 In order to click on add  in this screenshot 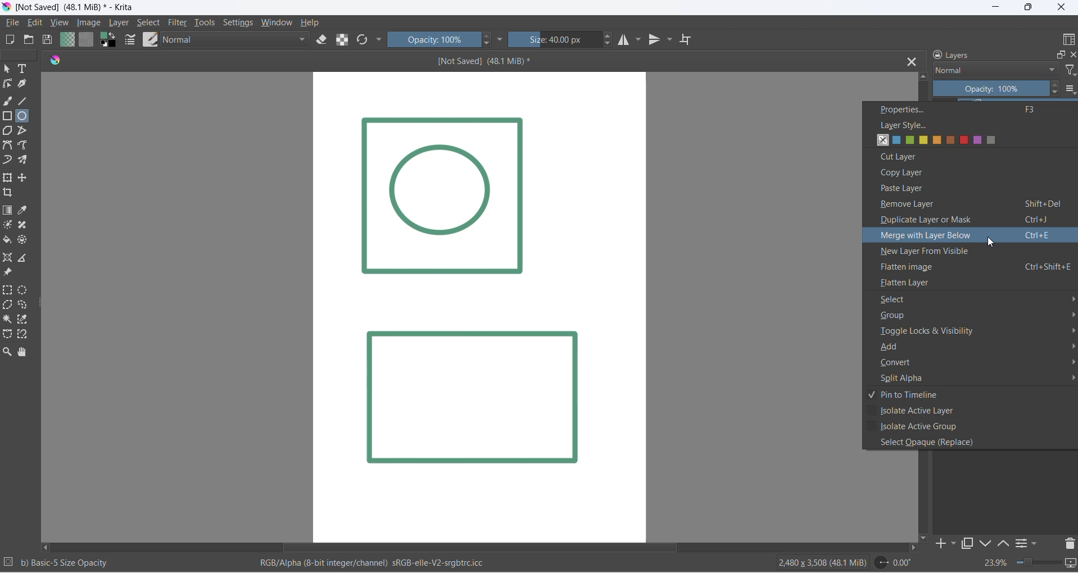, I will do `click(971, 349)`.